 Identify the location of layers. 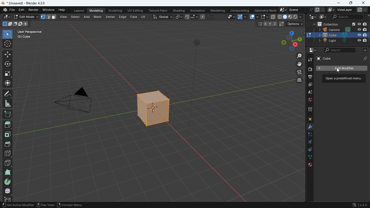
(297, 80).